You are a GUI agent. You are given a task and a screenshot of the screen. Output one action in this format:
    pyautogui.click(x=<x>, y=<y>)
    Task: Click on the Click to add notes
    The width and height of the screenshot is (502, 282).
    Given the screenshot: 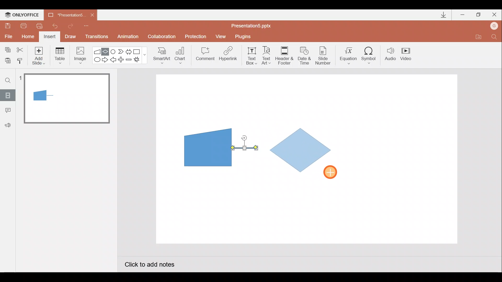 What is the action you would take?
    pyautogui.click(x=149, y=265)
    